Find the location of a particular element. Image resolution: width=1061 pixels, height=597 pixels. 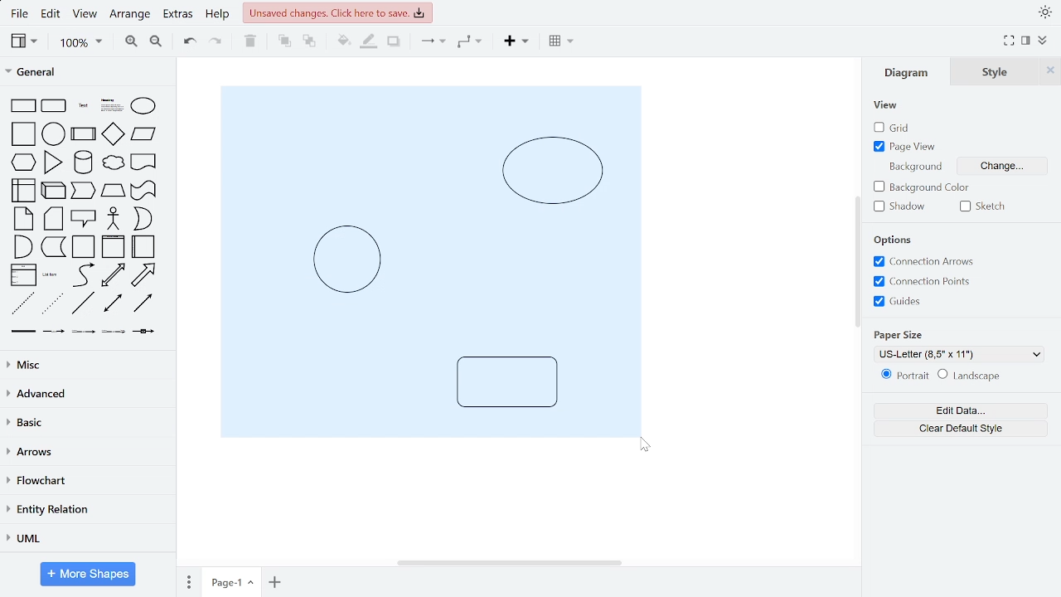

horizontal container is located at coordinates (145, 246).